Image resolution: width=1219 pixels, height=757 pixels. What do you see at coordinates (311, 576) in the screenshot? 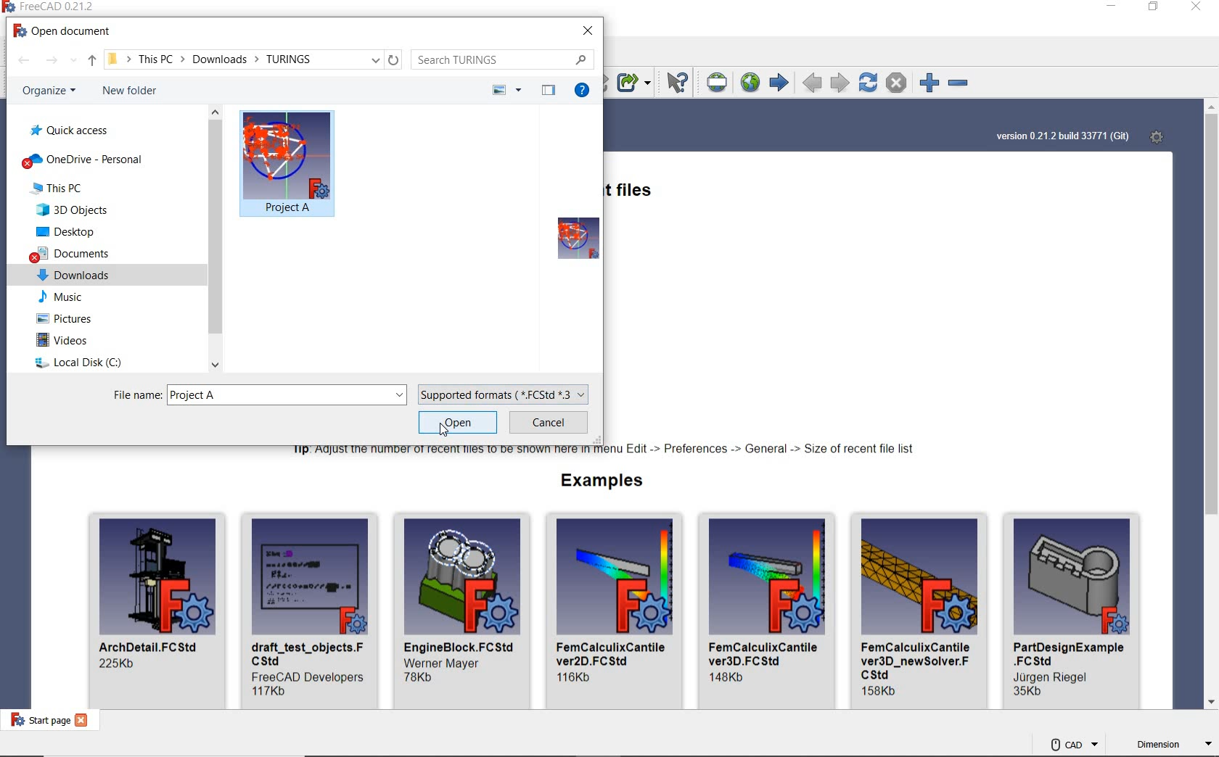
I see `image` at bounding box center [311, 576].